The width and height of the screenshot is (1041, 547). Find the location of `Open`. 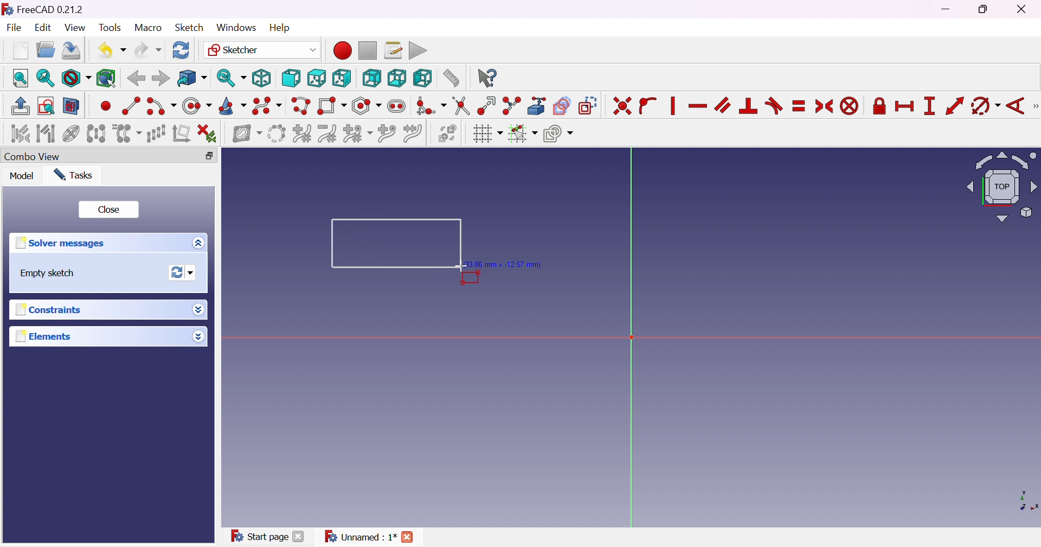

Open is located at coordinates (45, 50).